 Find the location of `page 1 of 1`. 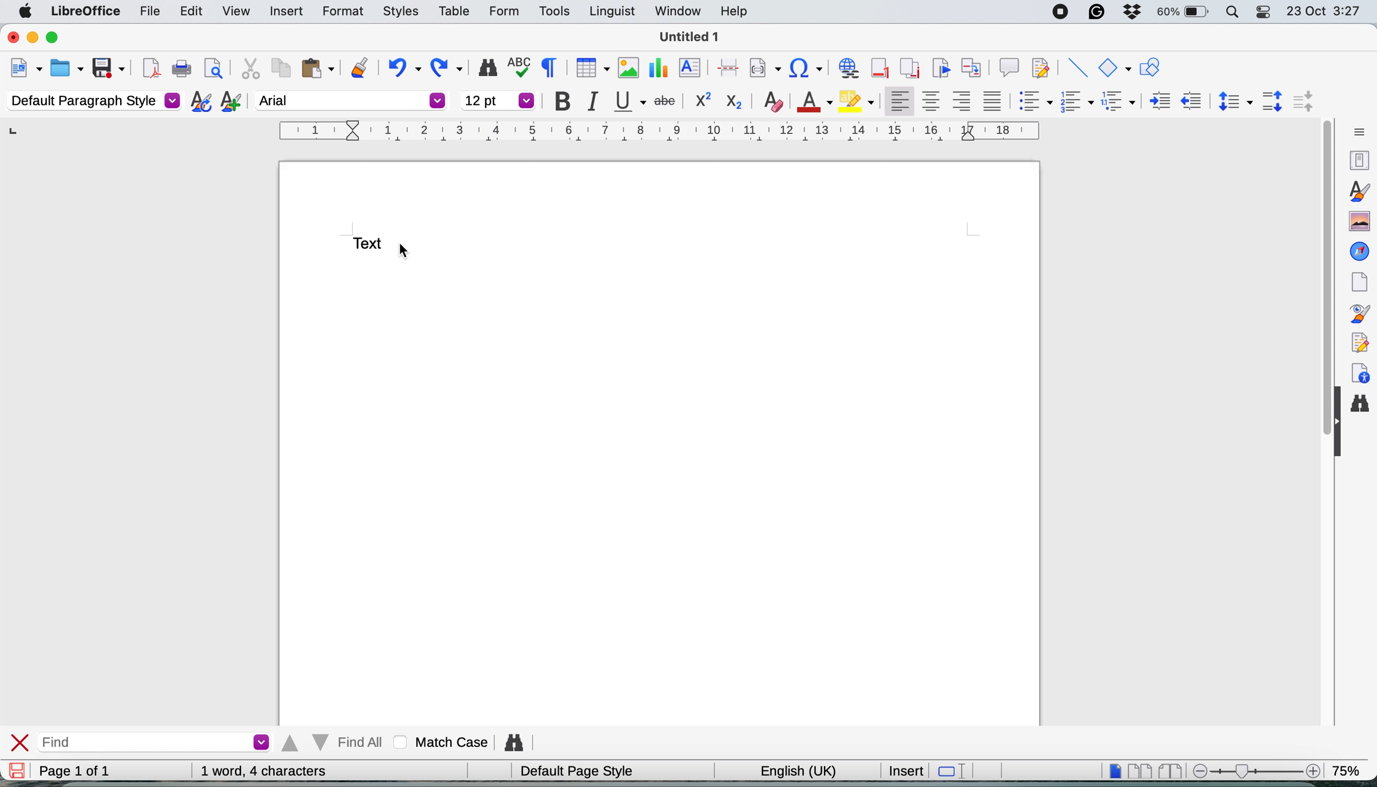

page 1 of 1 is located at coordinates (73, 771).